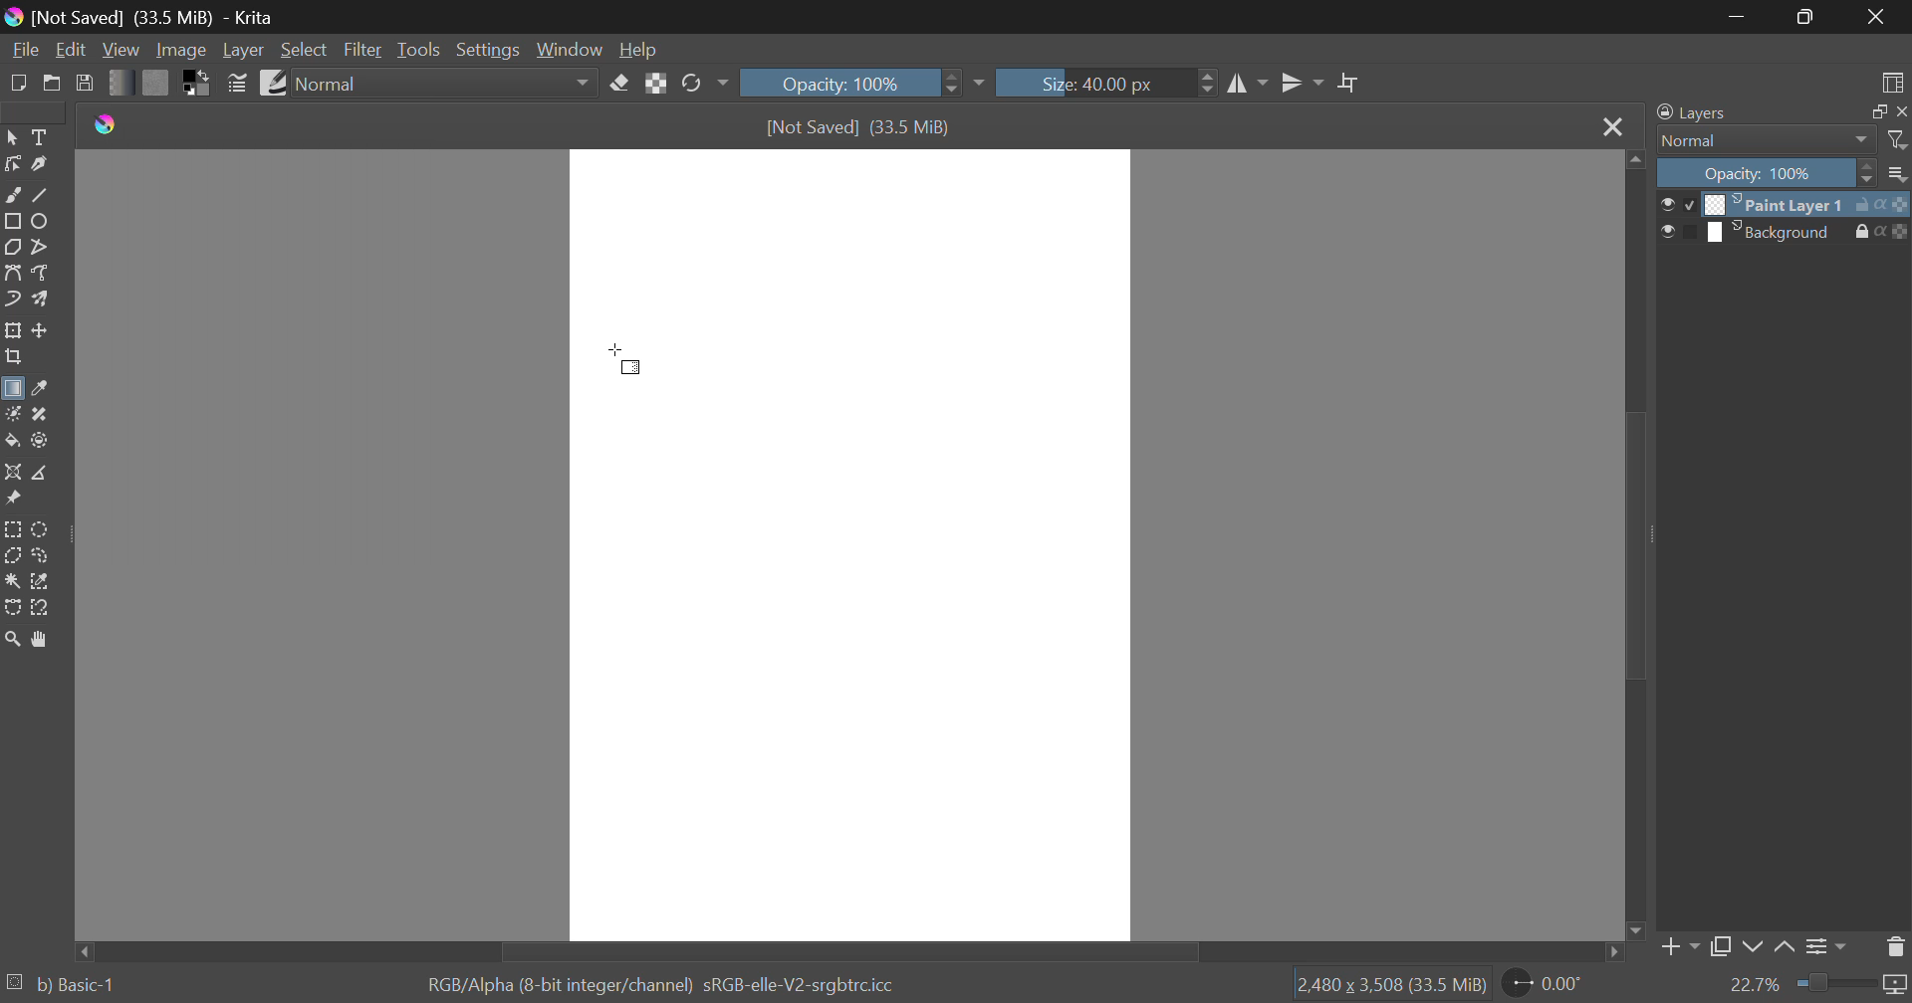 Image resolution: width=1912 pixels, height=1003 pixels. Describe the element at coordinates (568, 50) in the screenshot. I see `Window` at that location.